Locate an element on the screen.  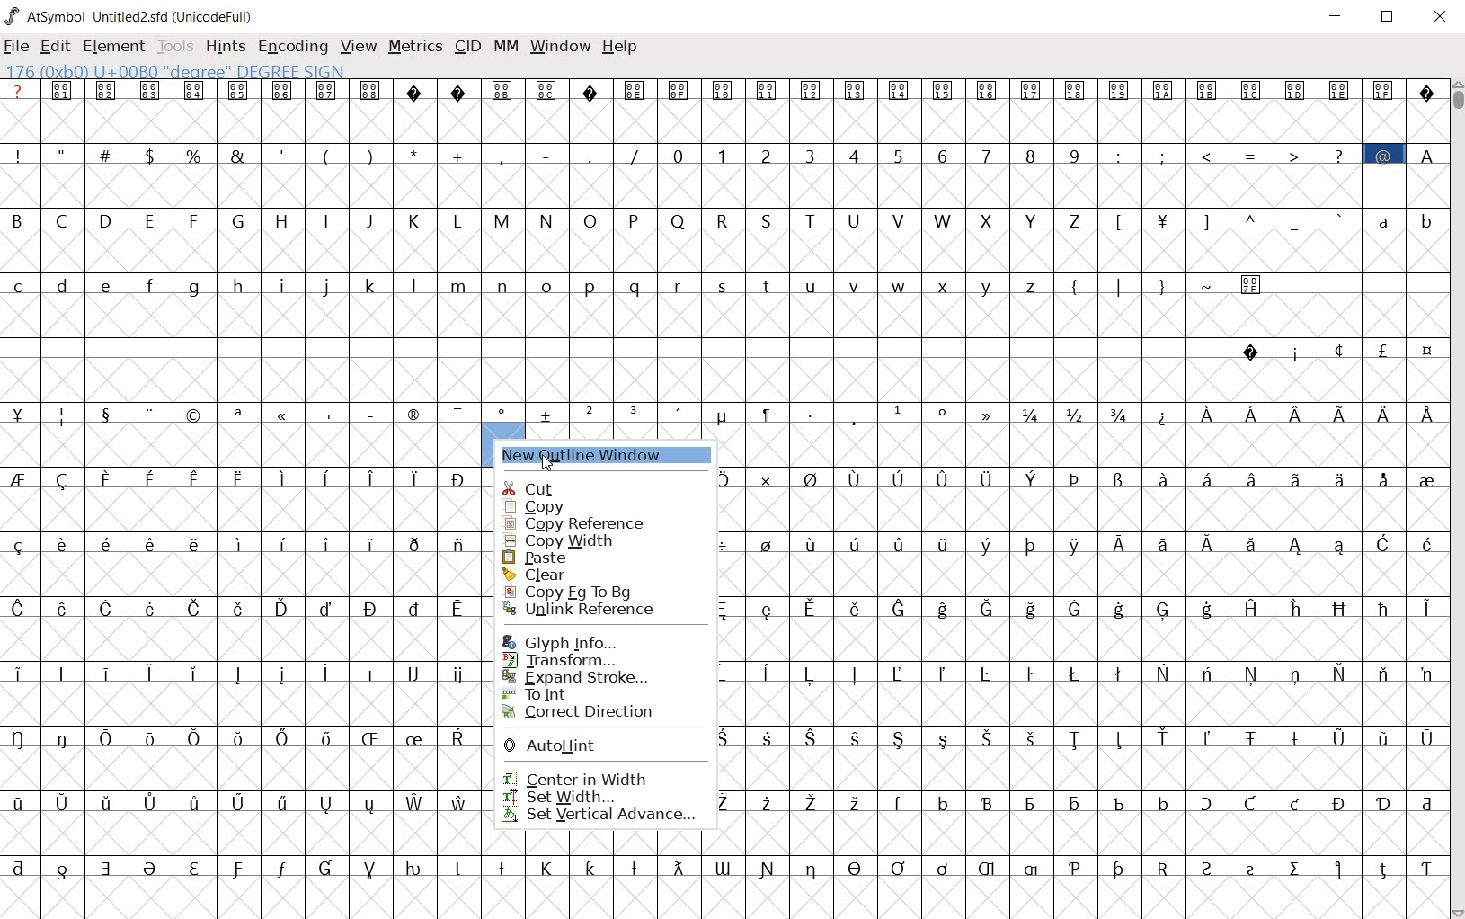
hints is located at coordinates (225, 47).